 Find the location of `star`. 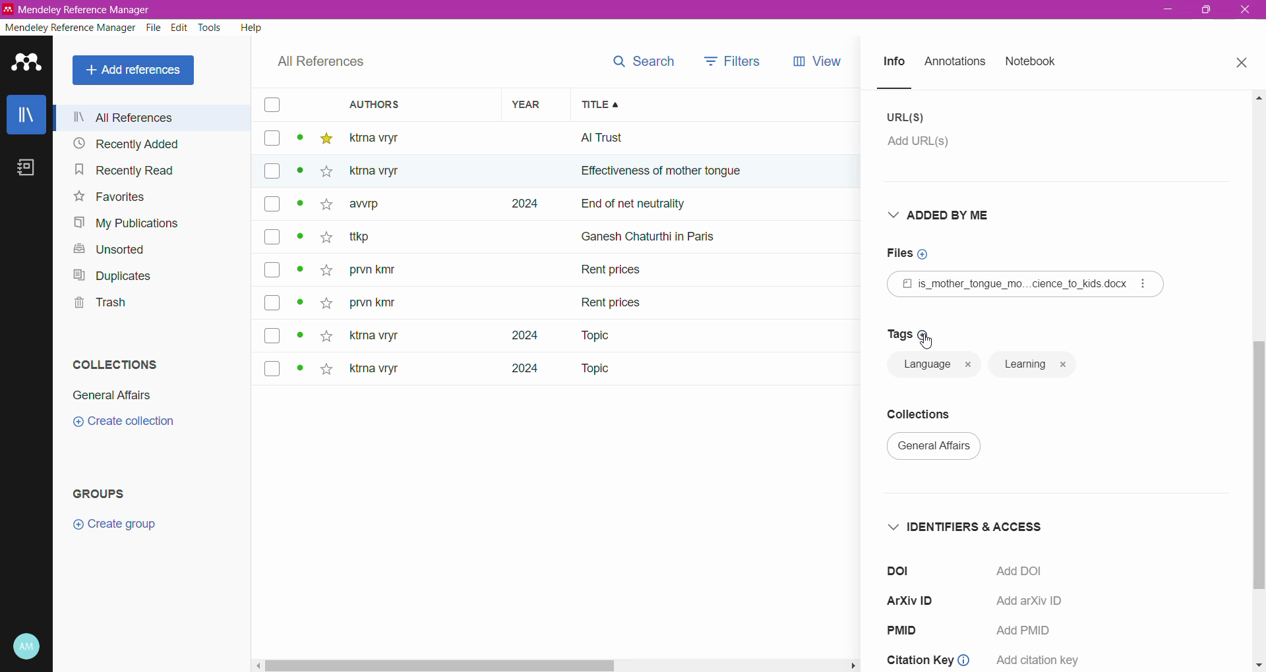

star is located at coordinates (325, 300).